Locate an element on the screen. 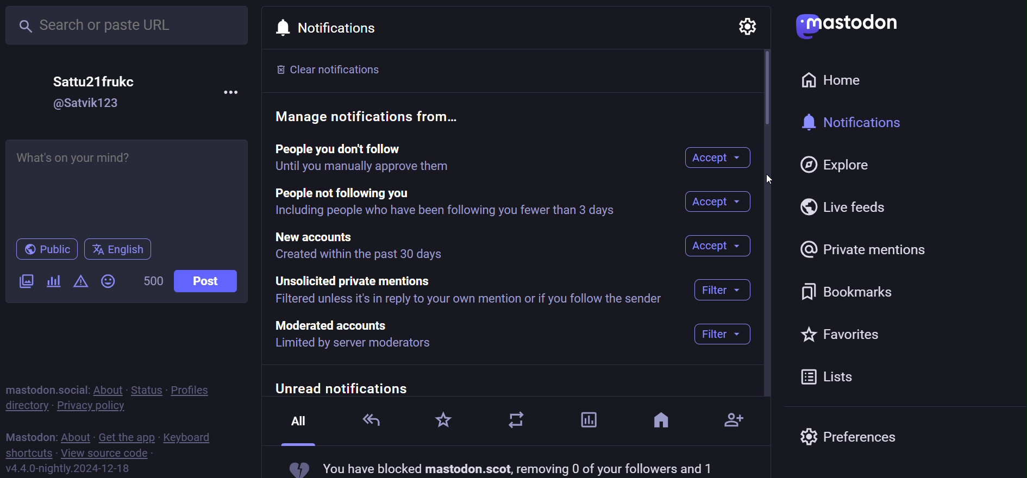 The width and height of the screenshot is (1027, 478). home is located at coordinates (839, 80).